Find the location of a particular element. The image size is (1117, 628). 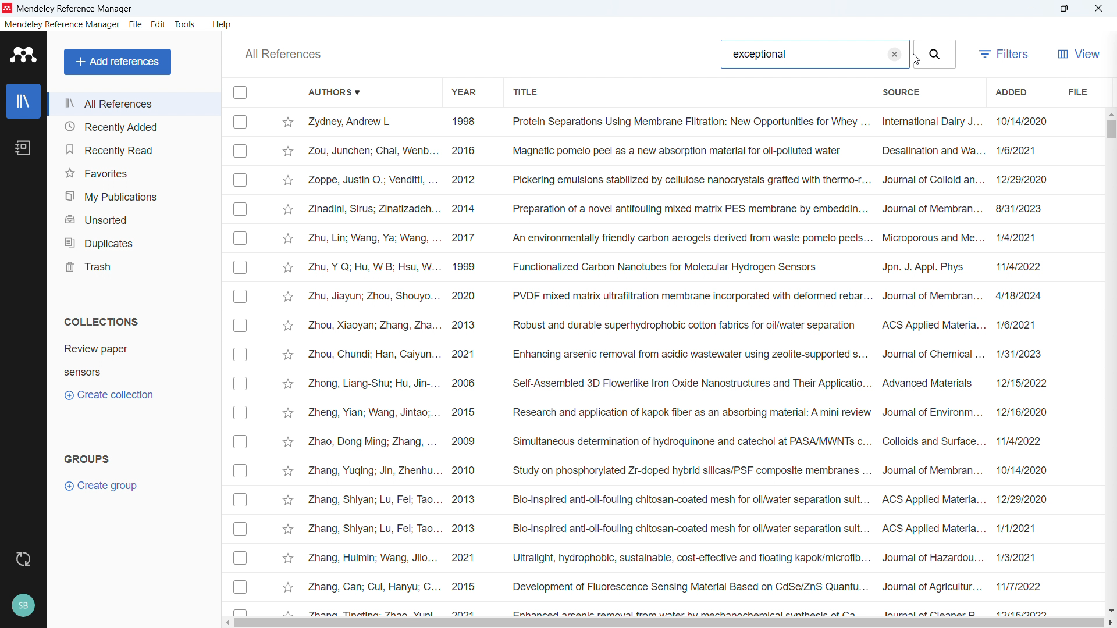

Vertical scrollbar  is located at coordinates (1111, 129).